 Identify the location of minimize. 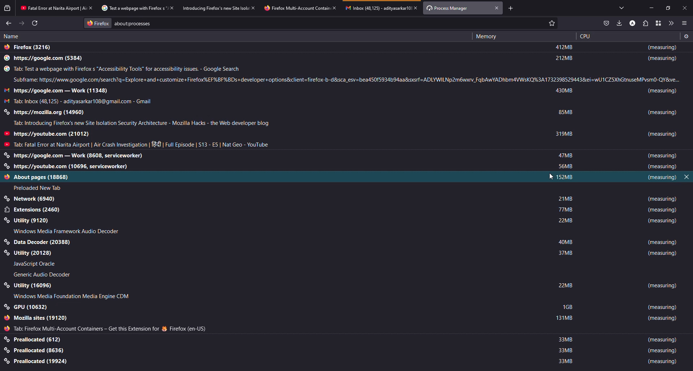
(651, 8).